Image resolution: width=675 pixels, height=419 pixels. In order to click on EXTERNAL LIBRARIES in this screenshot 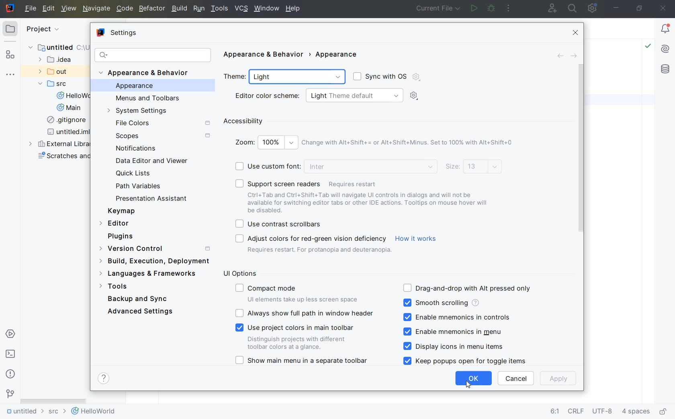, I will do `click(60, 144)`.